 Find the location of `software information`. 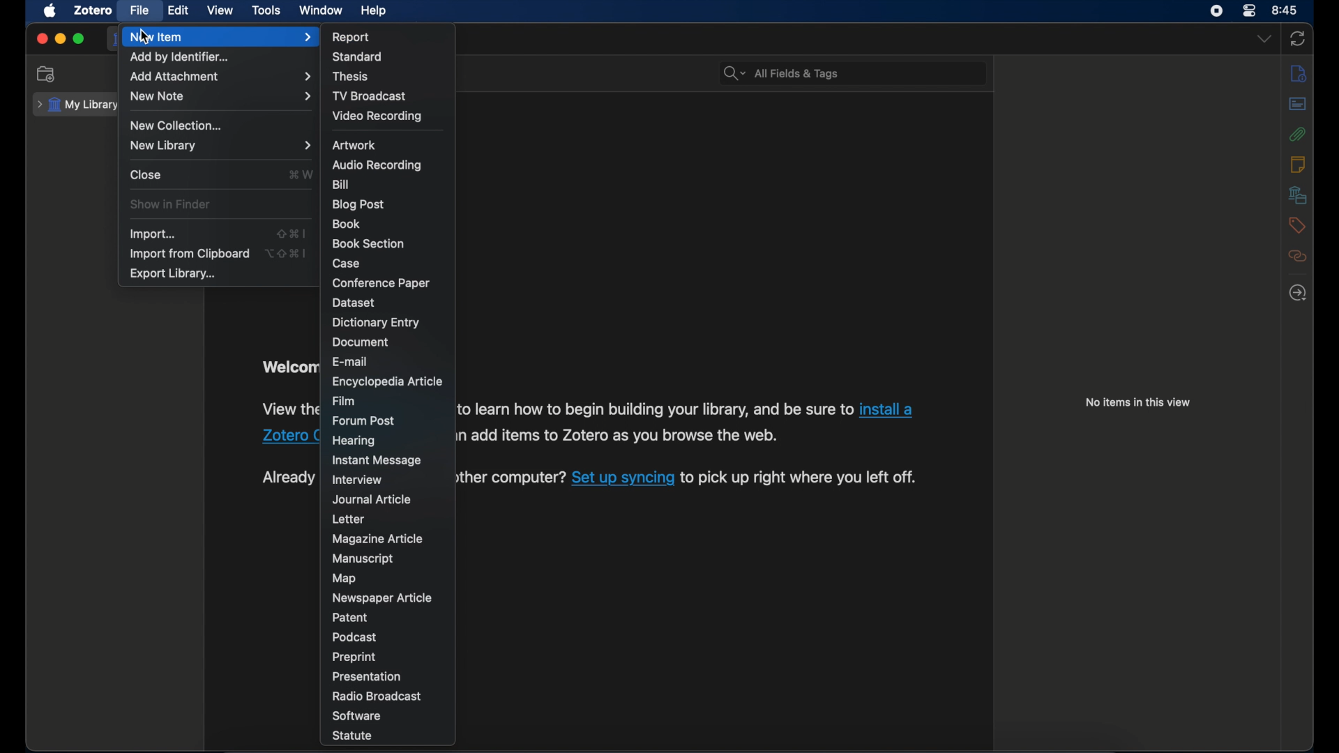

software information is located at coordinates (803, 478).